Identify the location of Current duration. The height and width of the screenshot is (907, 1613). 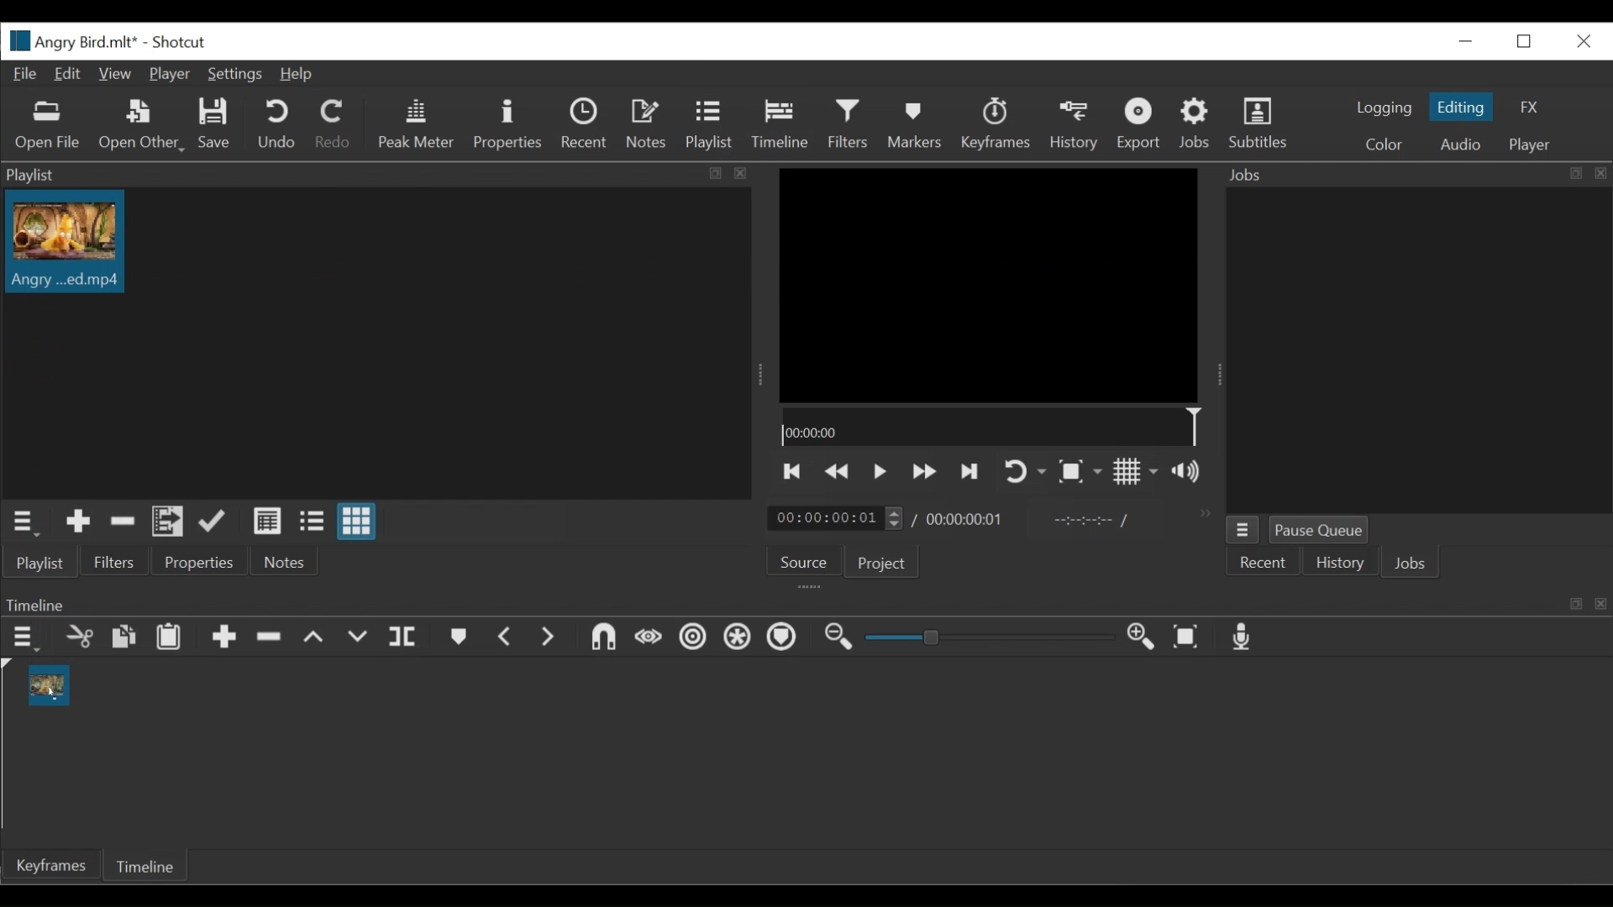
(836, 518).